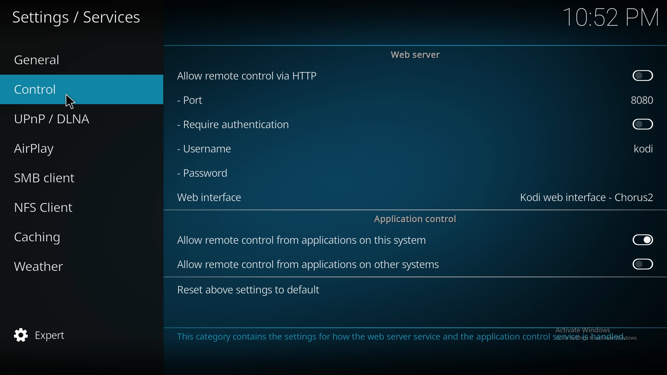 This screenshot has width=667, height=375. Describe the element at coordinates (642, 76) in the screenshot. I see `toggle` at that location.